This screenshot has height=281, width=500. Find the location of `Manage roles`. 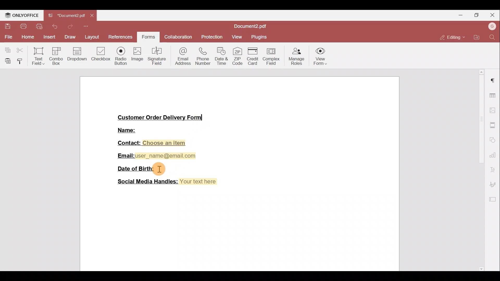

Manage roles is located at coordinates (297, 57).